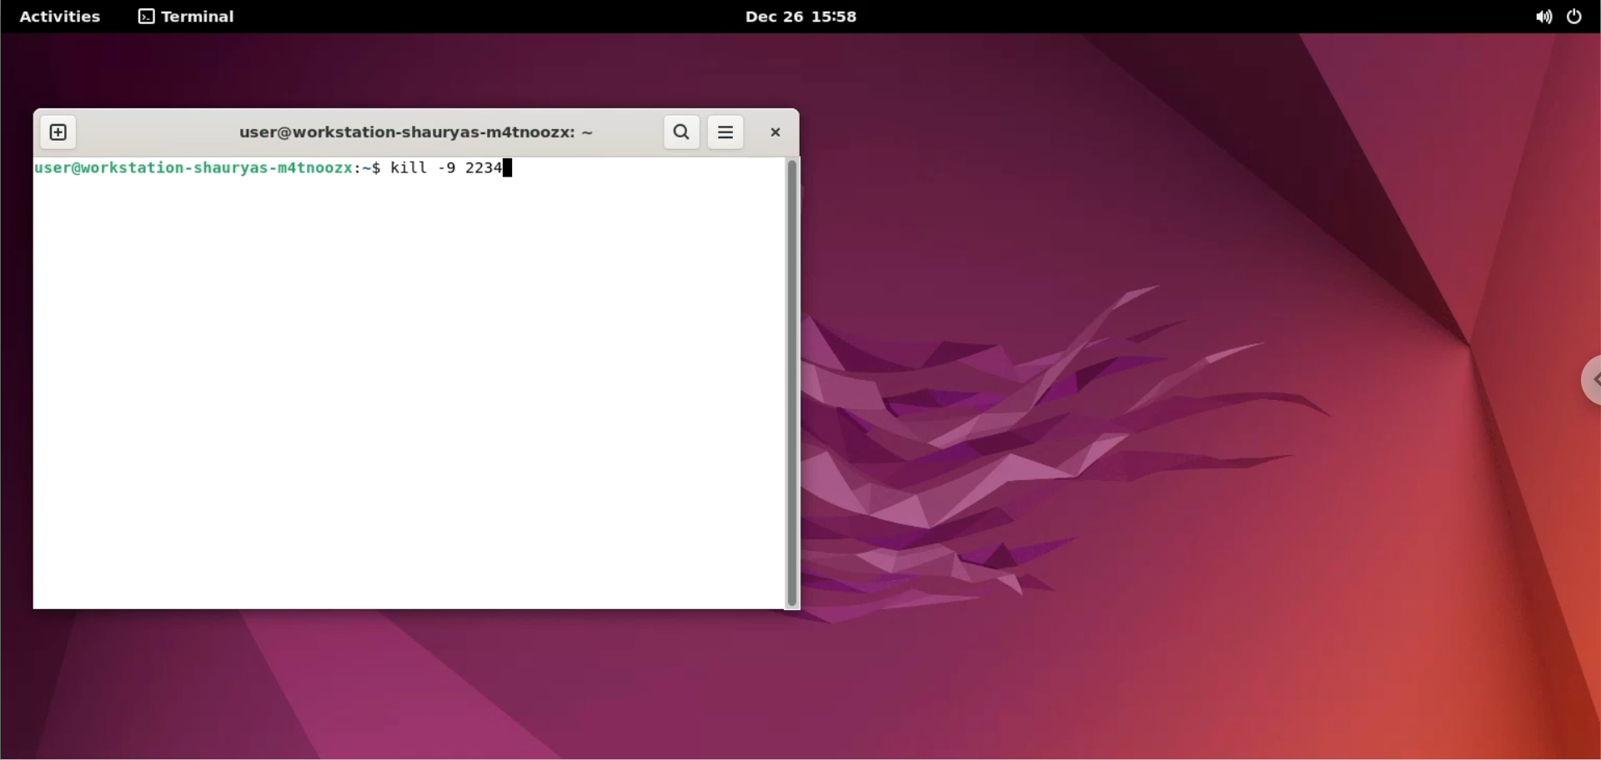  What do you see at coordinates (211, 168) in the screenshot?
I see `user@workstation-shauryas-m4tnoozx:~$` at bounding box center [211, 168].